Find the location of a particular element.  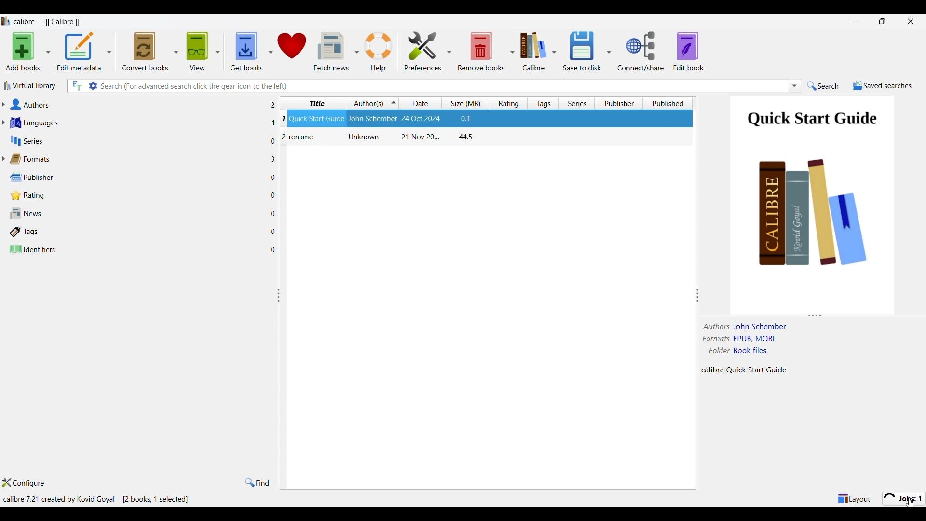

Type in searches is located at coordinates (443, 86).